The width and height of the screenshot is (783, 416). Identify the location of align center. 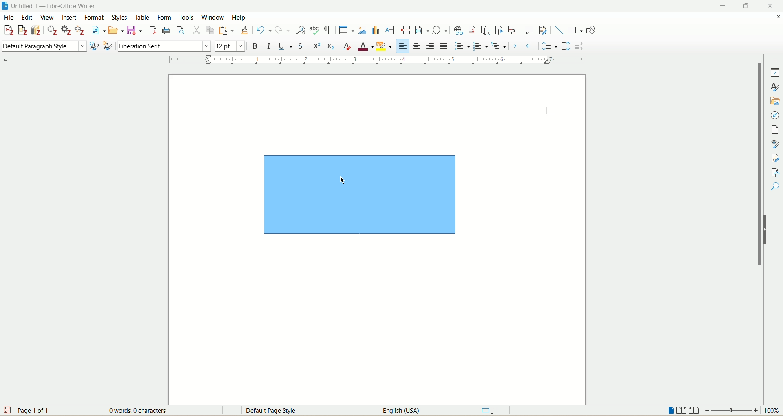
(418, 46).